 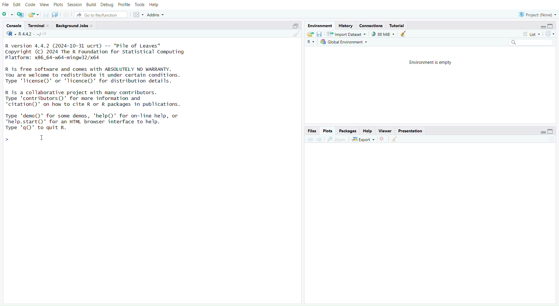 What do you see at coordinates (349, 34) in the screenshot?
I see `import dataset` at bounding box center [349, 34].